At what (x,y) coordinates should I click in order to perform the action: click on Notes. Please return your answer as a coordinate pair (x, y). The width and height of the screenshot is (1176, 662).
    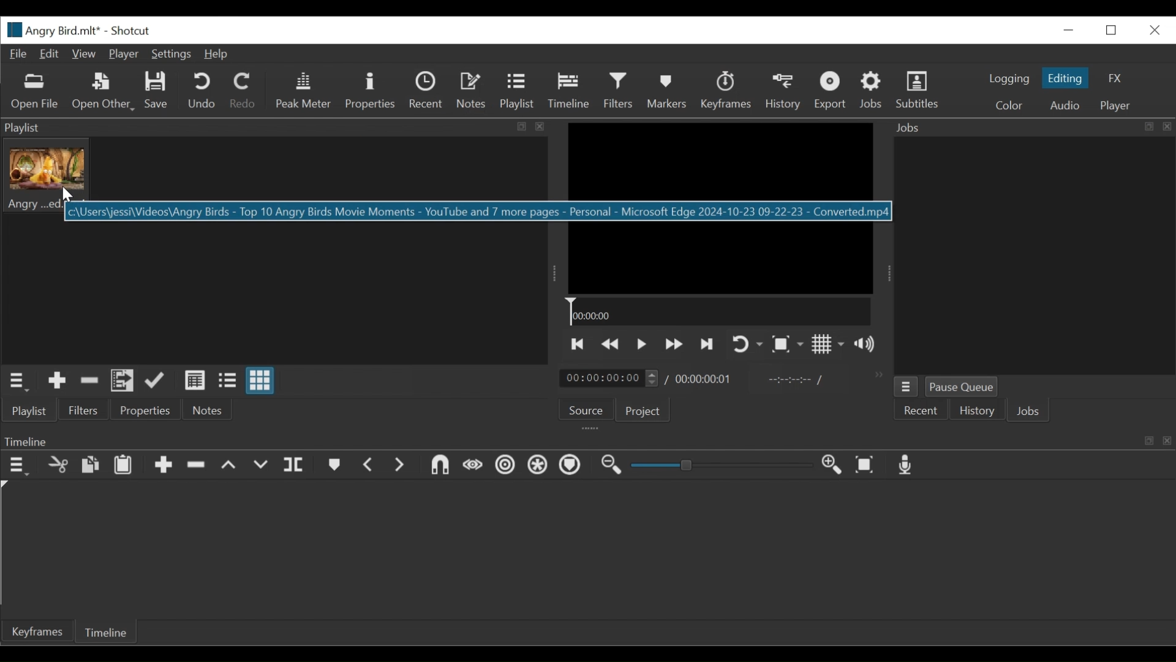
    Looking at the image, I should click on (205, 410).